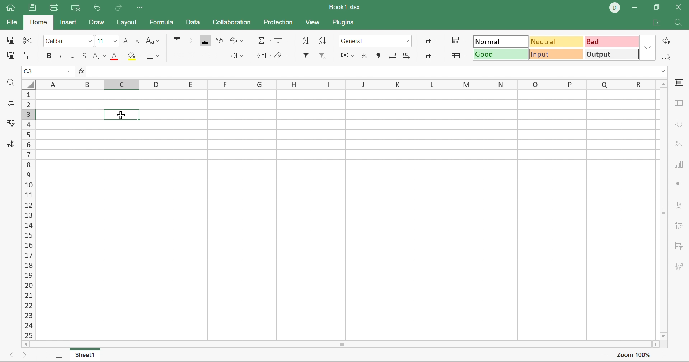  Describe the element at coordinates (12, 22) in the screenshot. I see `File` at that location.